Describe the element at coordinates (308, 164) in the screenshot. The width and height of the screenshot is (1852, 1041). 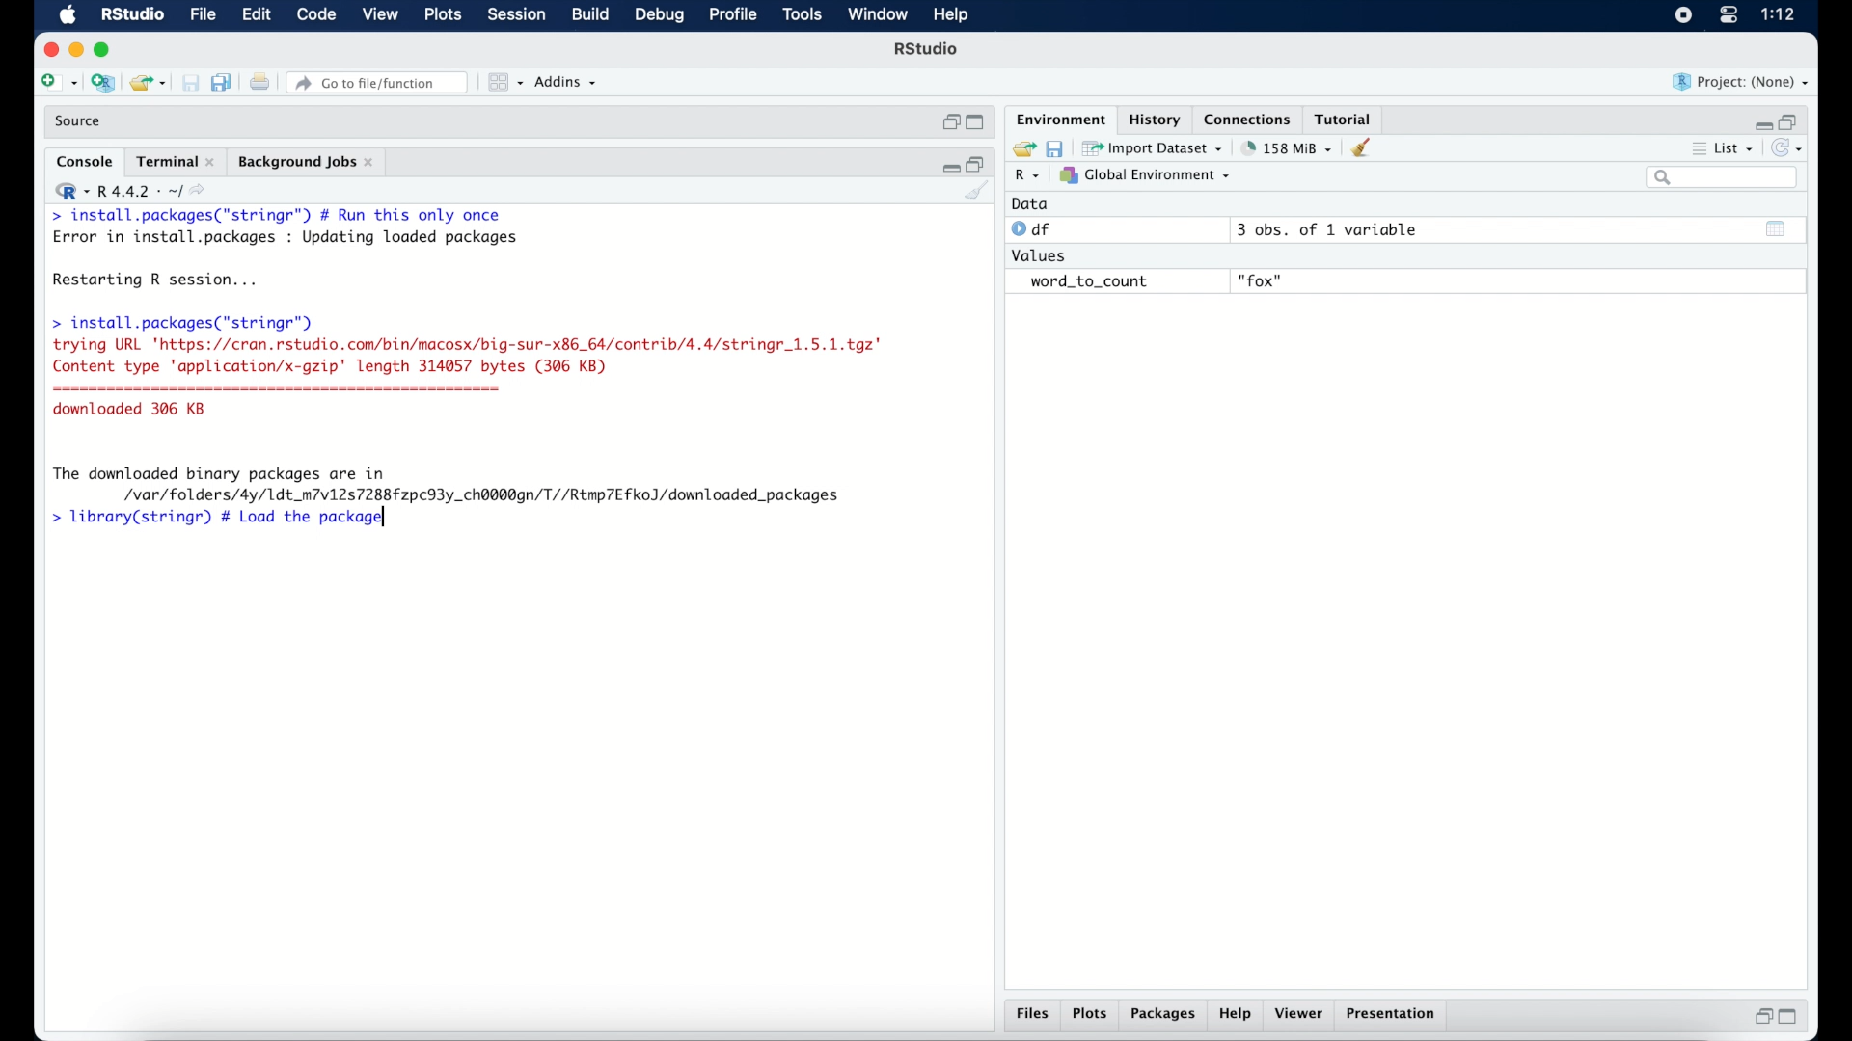
I see `background jobs` at that location.